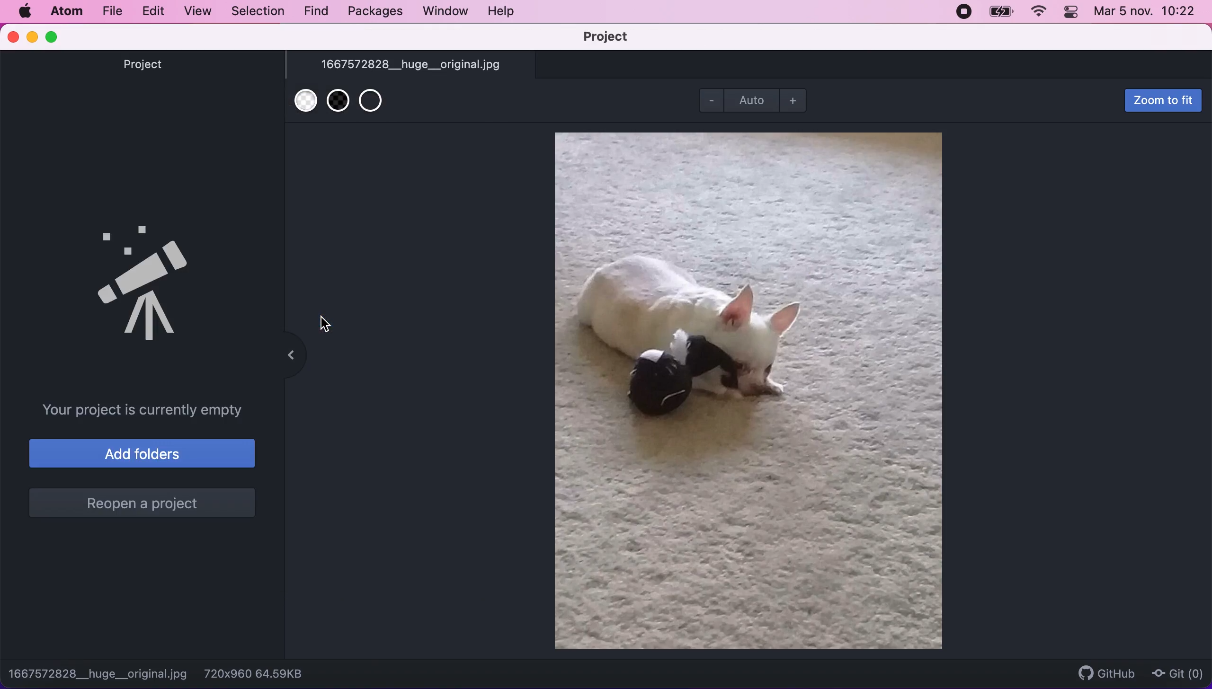  I want to click on close, so click(14, 37).